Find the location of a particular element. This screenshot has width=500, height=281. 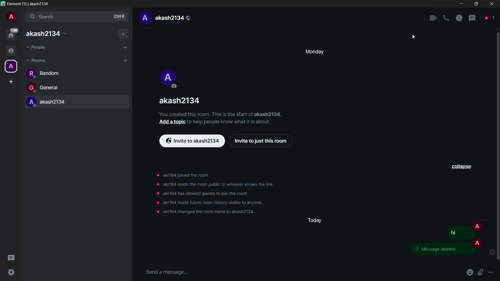

Rooms is located at coordinates (46, 60).